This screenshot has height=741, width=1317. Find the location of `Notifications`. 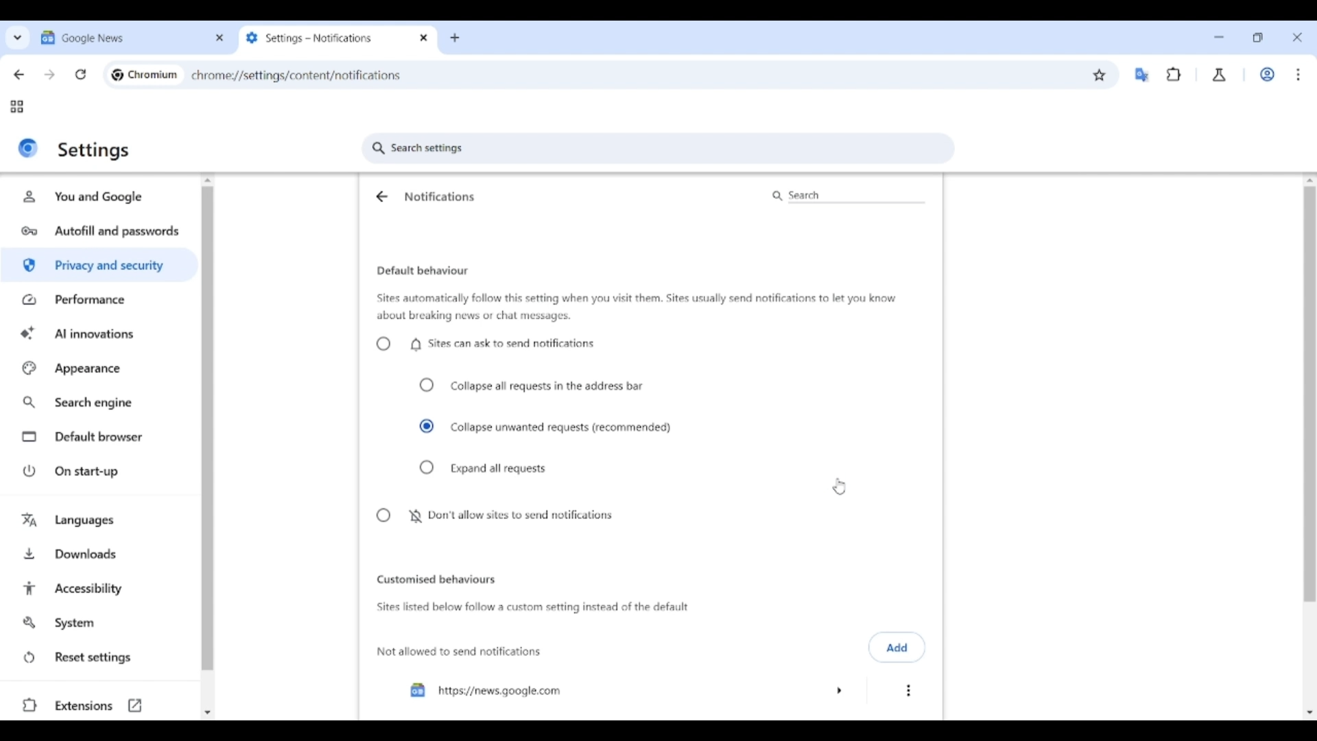

Notifications is located at coordinates (440, 196).